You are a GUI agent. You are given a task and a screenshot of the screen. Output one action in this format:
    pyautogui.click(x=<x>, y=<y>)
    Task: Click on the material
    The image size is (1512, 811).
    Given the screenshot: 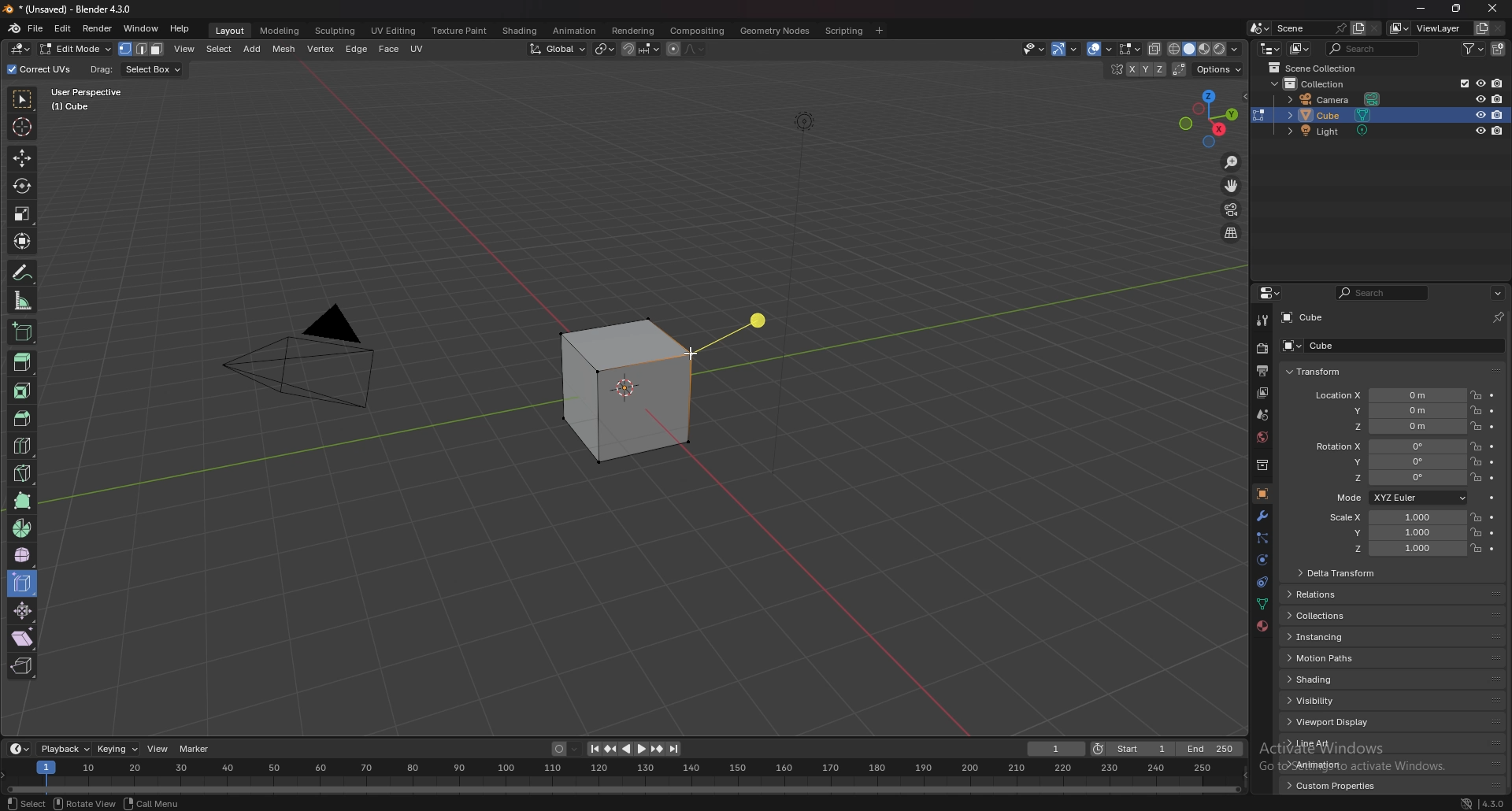 What is the action you would take?
    pyautogui.click(x=1264, y=624)
    